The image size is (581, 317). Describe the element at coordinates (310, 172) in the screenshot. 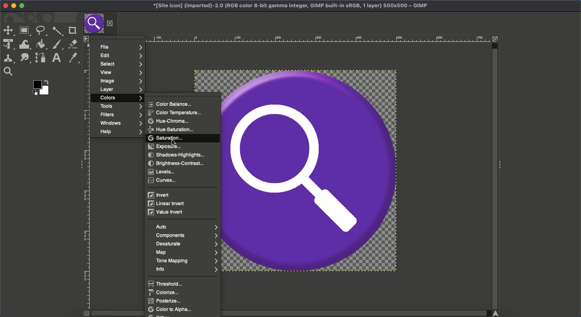

I see `Image` at that location.